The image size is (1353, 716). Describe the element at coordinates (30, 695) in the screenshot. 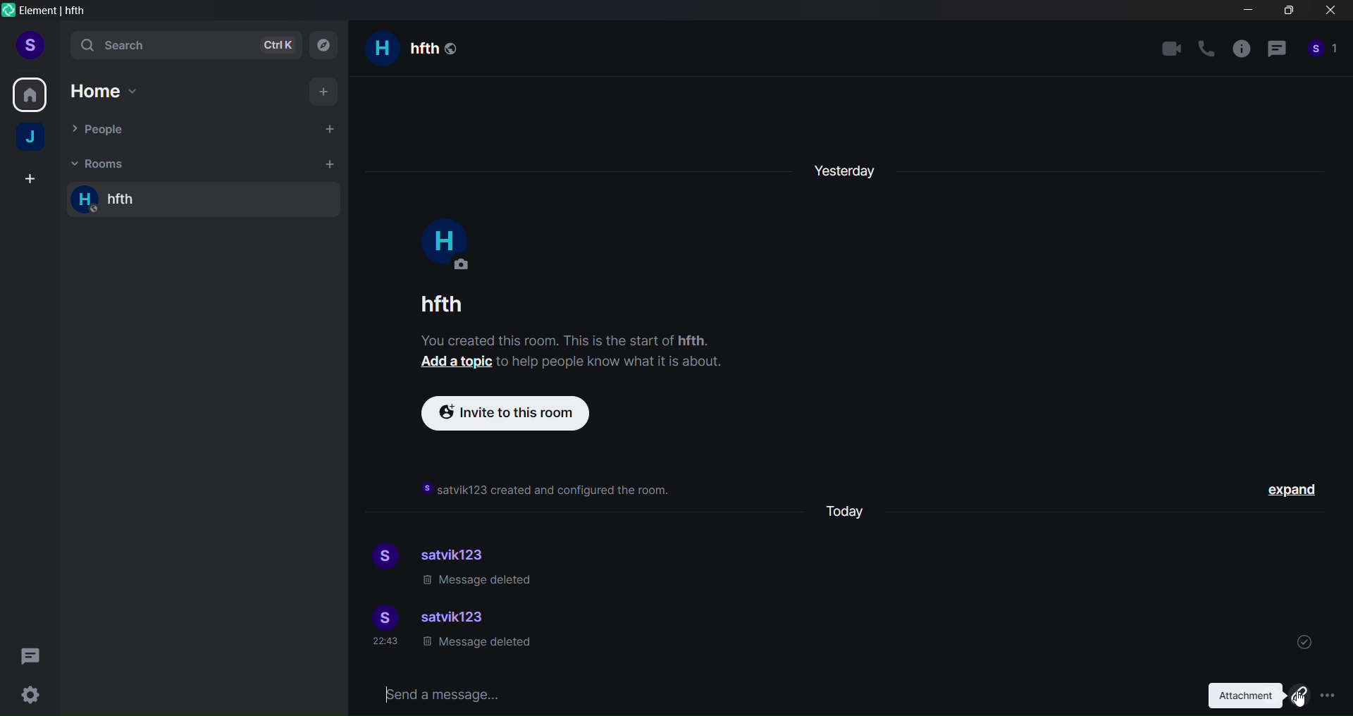

I see `setting` at that location.